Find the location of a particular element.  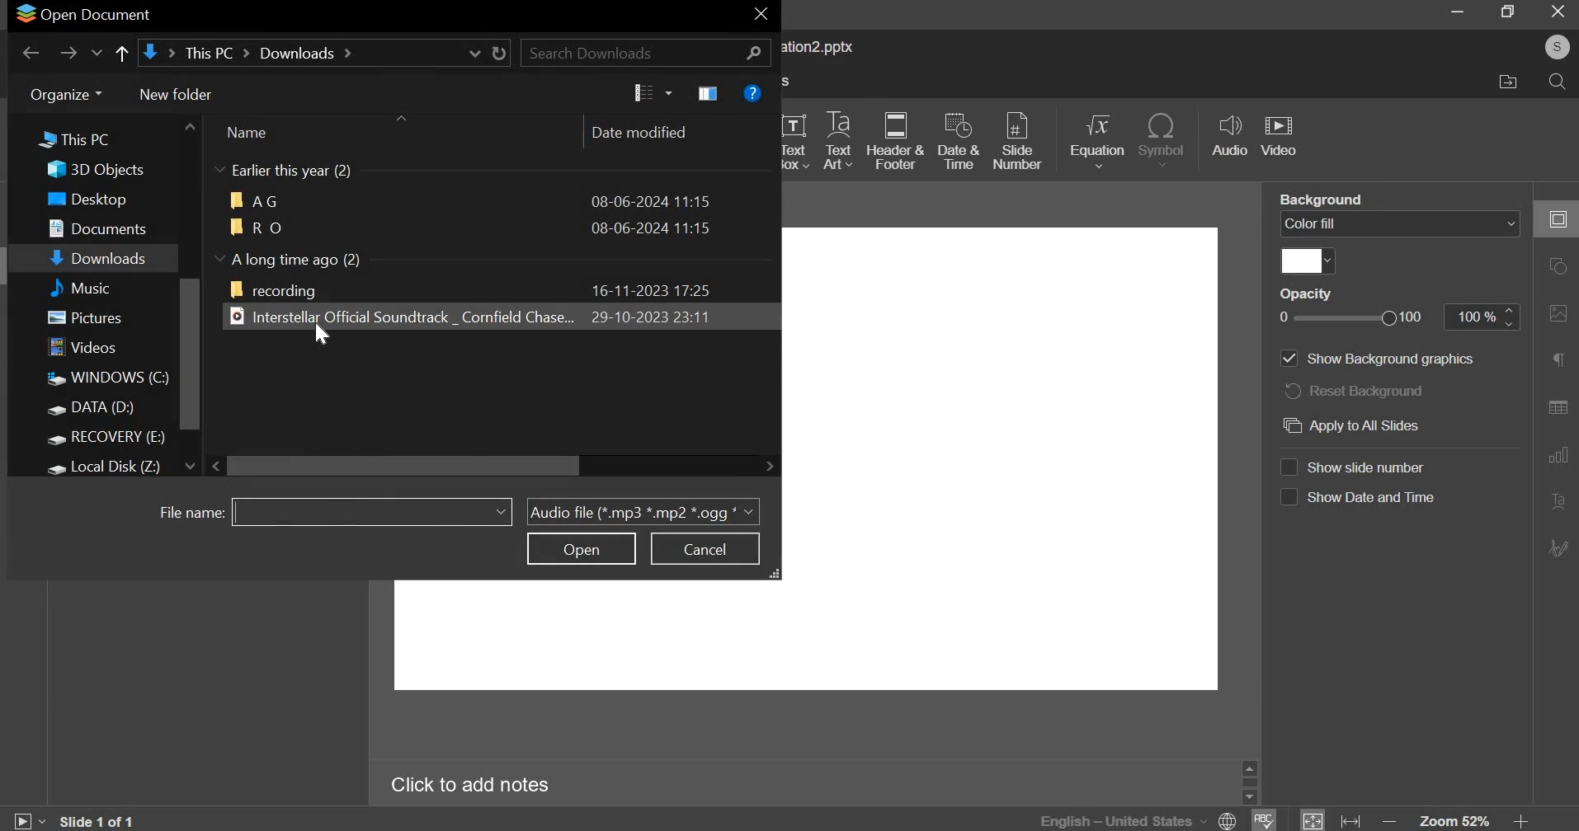

organize is located at coordinates (67, 94).